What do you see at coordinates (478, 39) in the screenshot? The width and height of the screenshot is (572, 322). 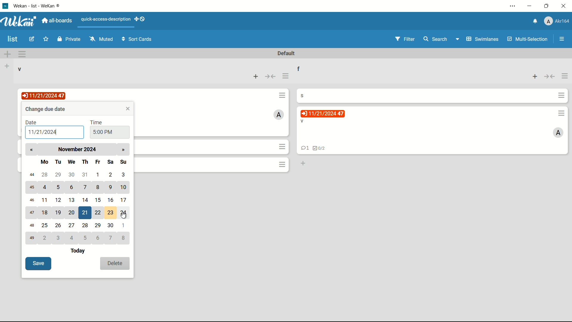 I see `swimlanes` at bounding box center [478, 39].